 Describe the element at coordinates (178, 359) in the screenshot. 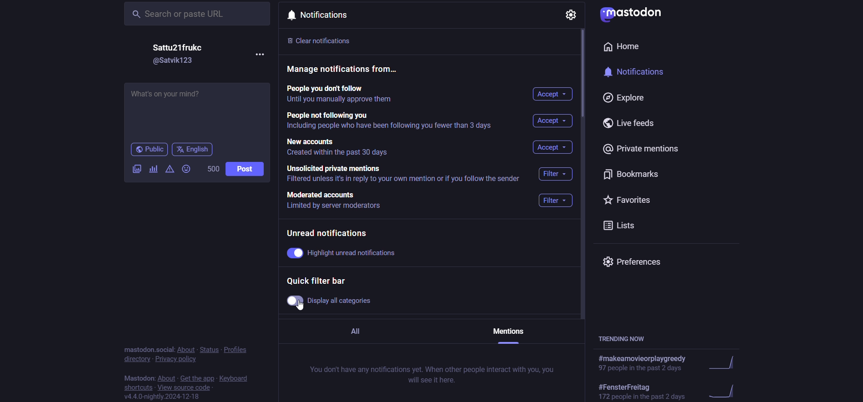

I see `privacy policy` at that location.